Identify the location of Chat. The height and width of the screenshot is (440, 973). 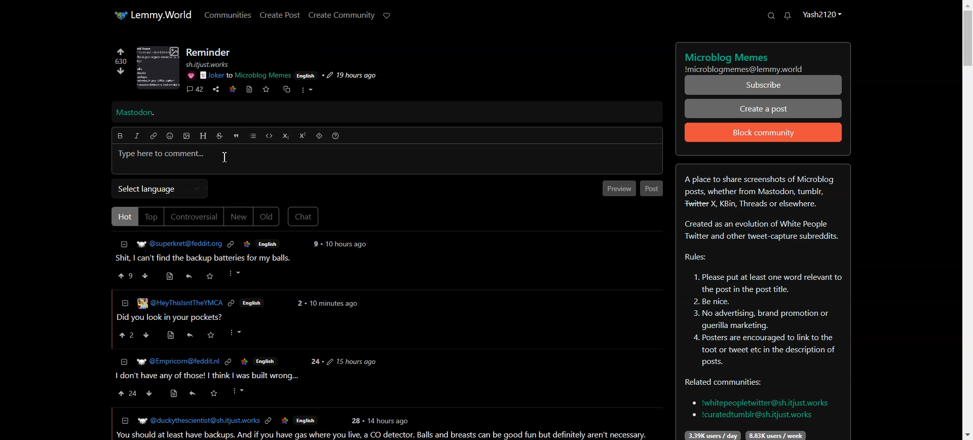
(304, 216).